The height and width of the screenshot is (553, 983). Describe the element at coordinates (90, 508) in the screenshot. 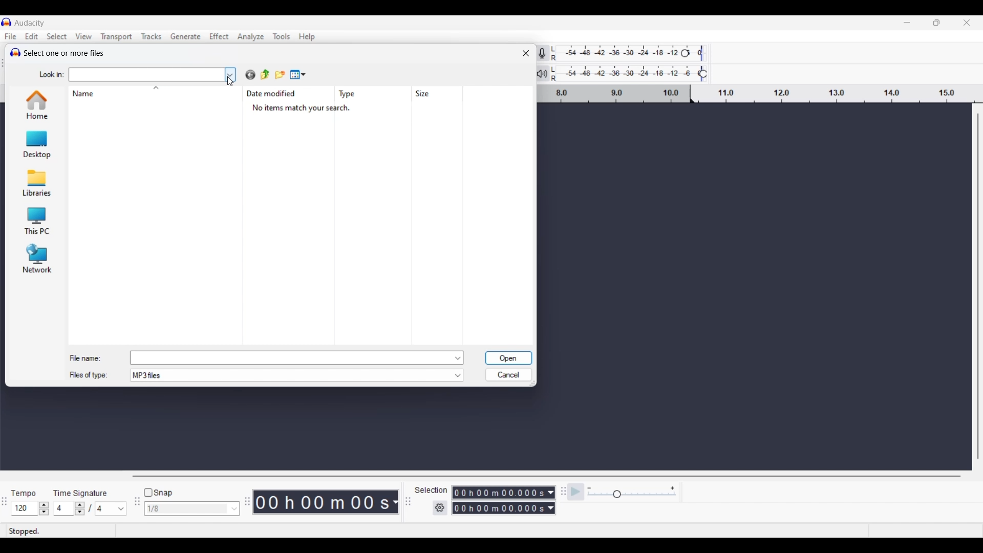

I see `4/4 (select time signature)` at that location.